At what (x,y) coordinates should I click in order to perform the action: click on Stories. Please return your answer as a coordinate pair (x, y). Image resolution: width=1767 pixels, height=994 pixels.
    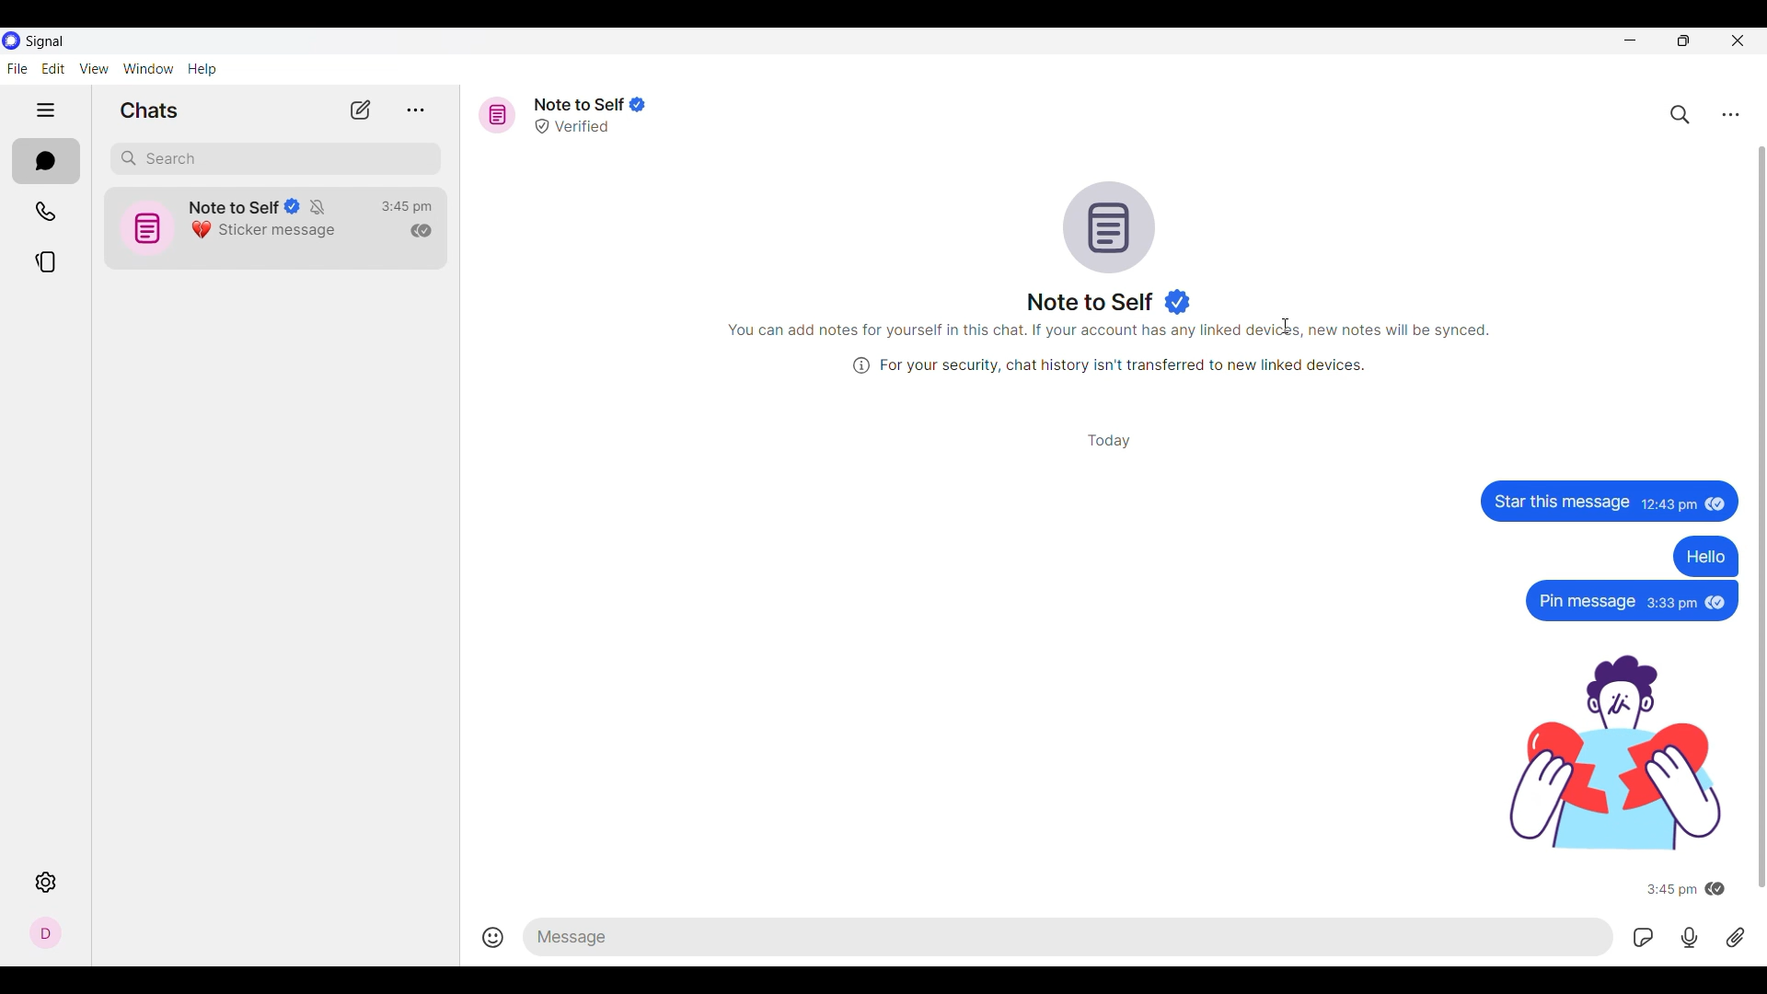
    Looking at the image, I should click on (46, 262).